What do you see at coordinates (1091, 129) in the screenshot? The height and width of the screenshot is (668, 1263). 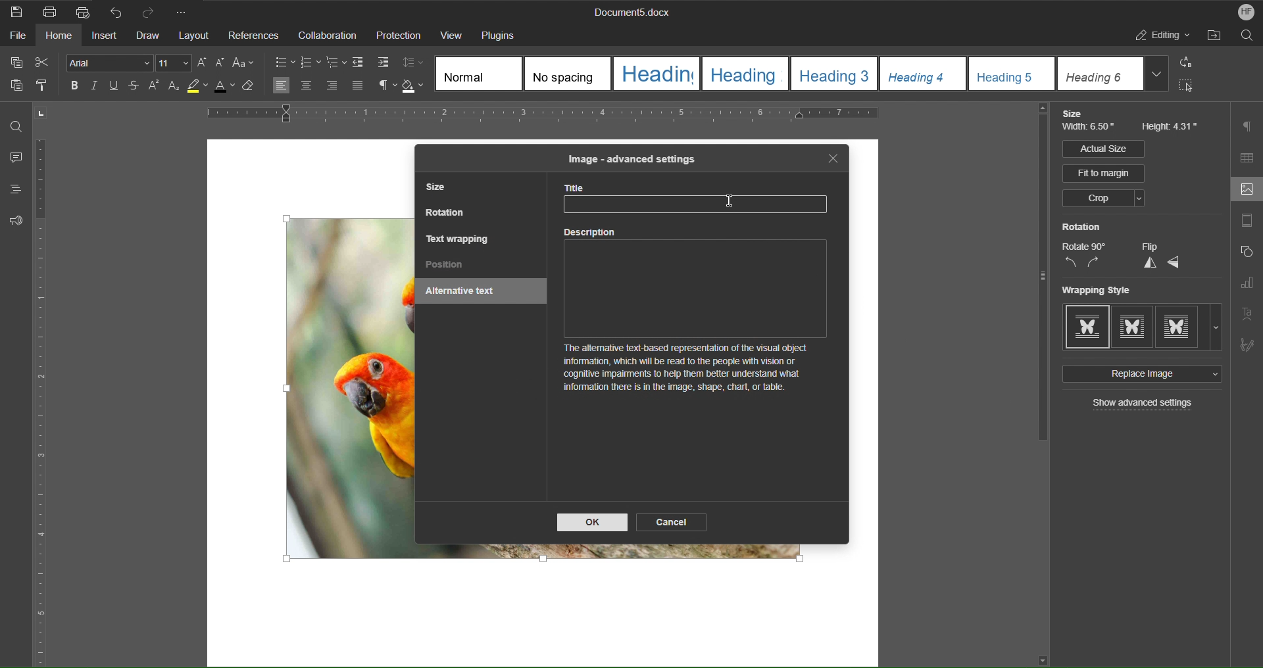 I see `Width` at bounding box center [1091, 129].